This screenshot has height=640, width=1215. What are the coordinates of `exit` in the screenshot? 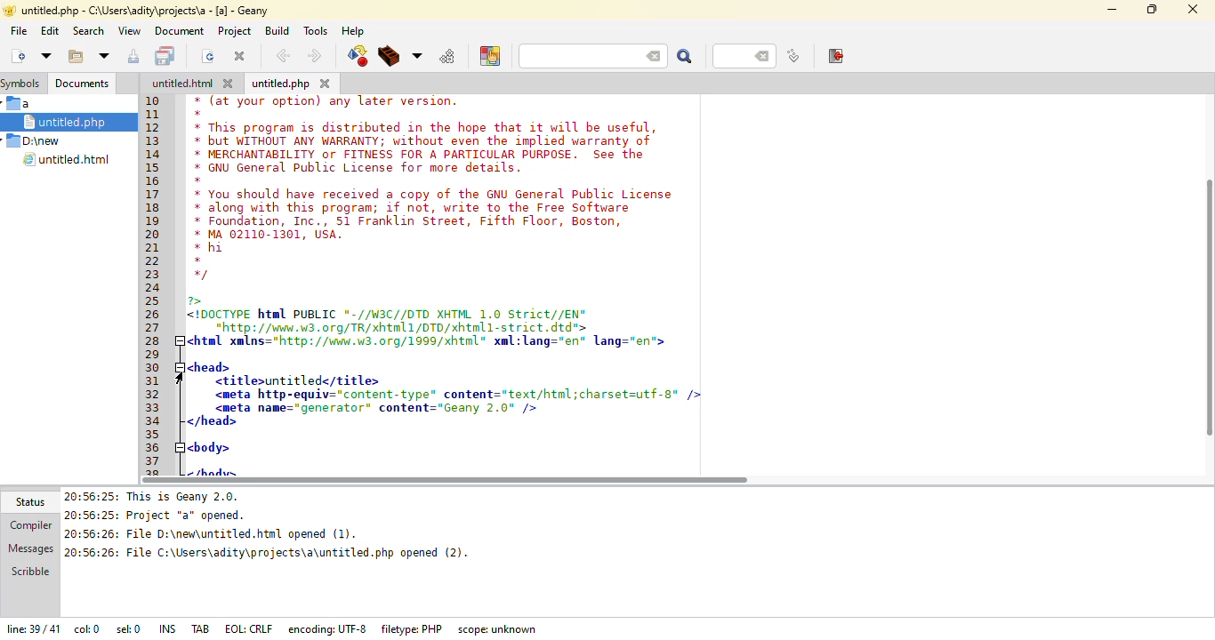 It's located at (837, 57).